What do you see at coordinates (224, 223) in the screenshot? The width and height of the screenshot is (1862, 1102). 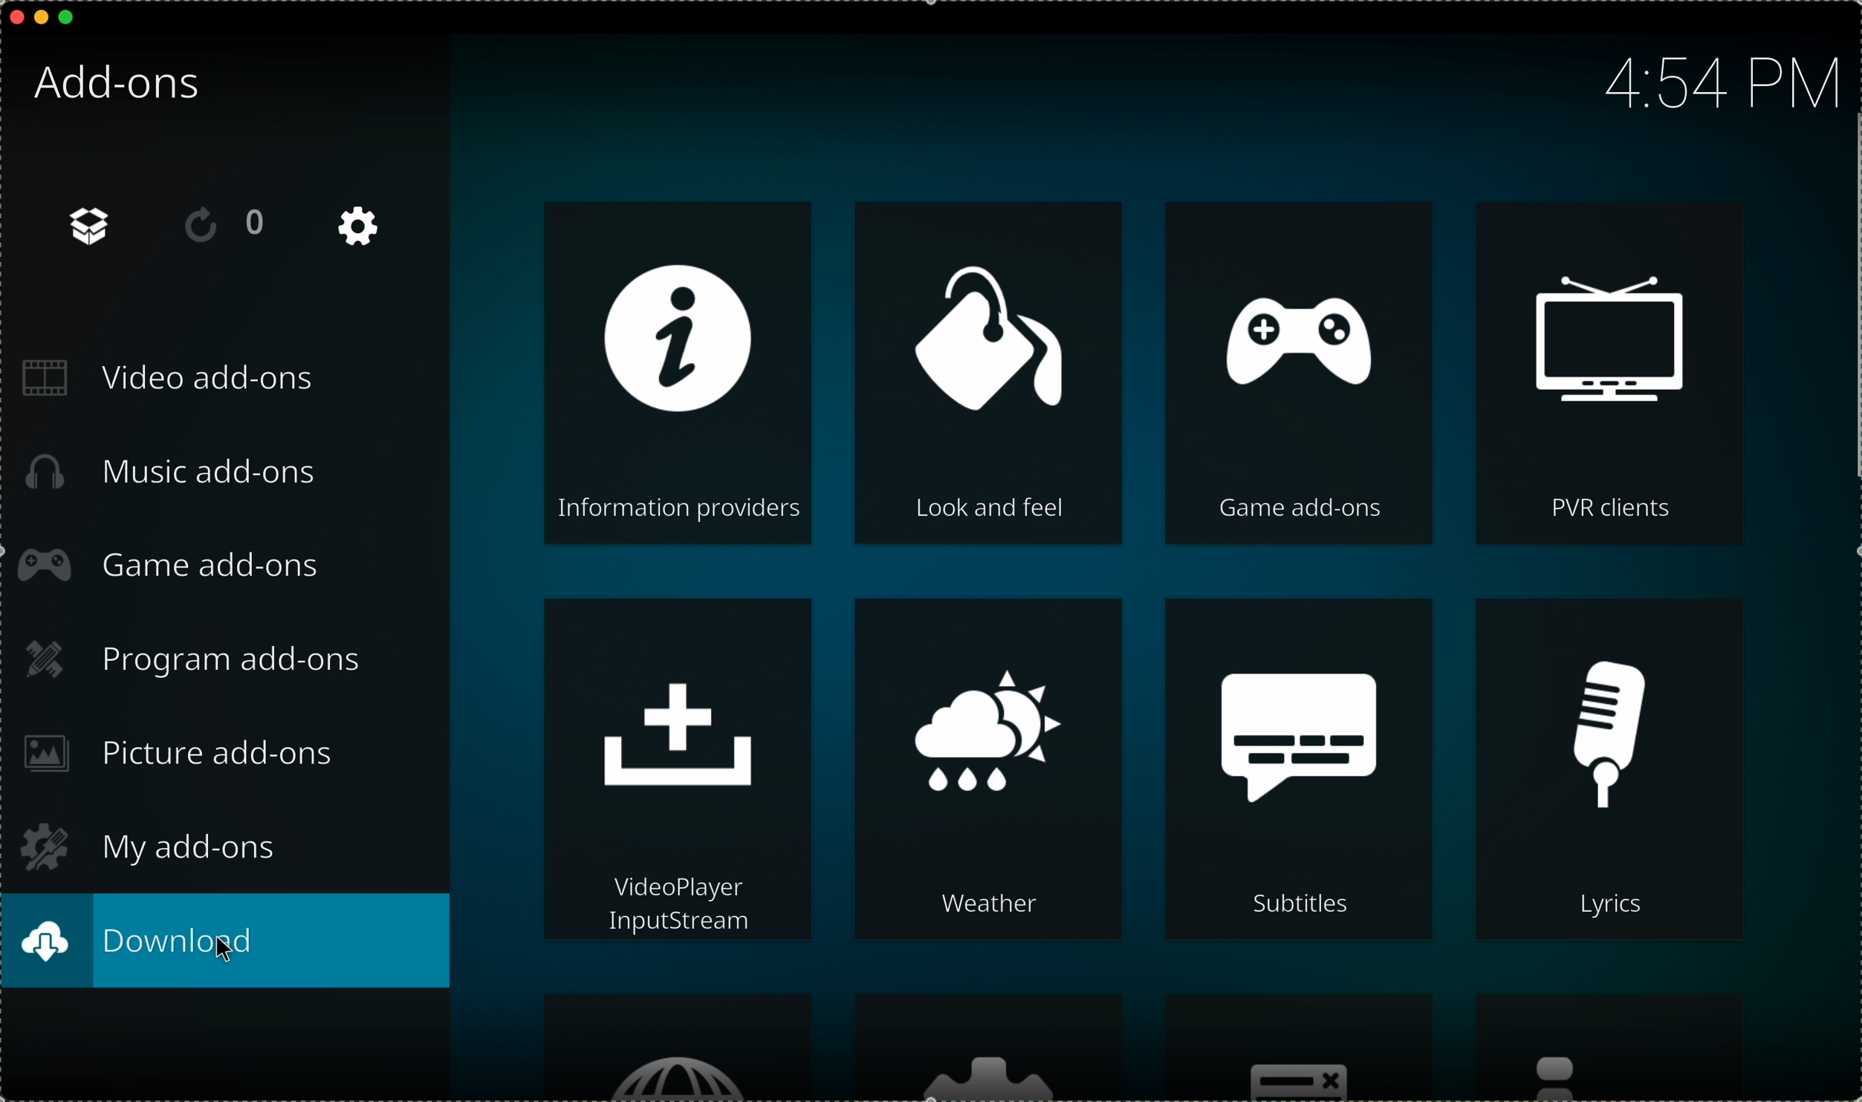 I see `return` at bounding box center [224, 223].